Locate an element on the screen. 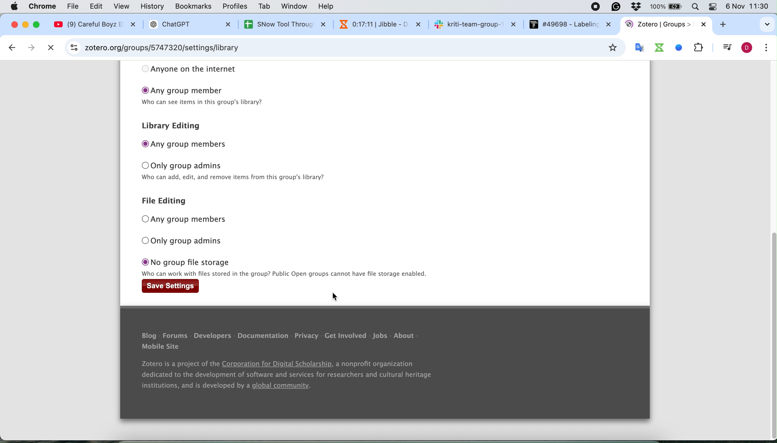  help is located at coordinates (329, 6).